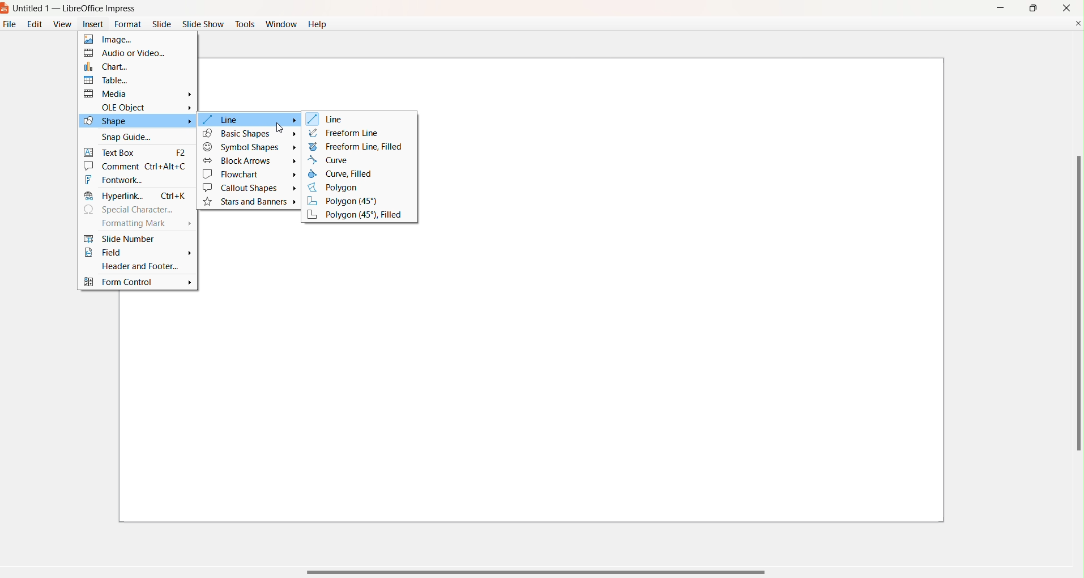 The image size is (1084, 578). I want to click on Tools, so click(245, 23).